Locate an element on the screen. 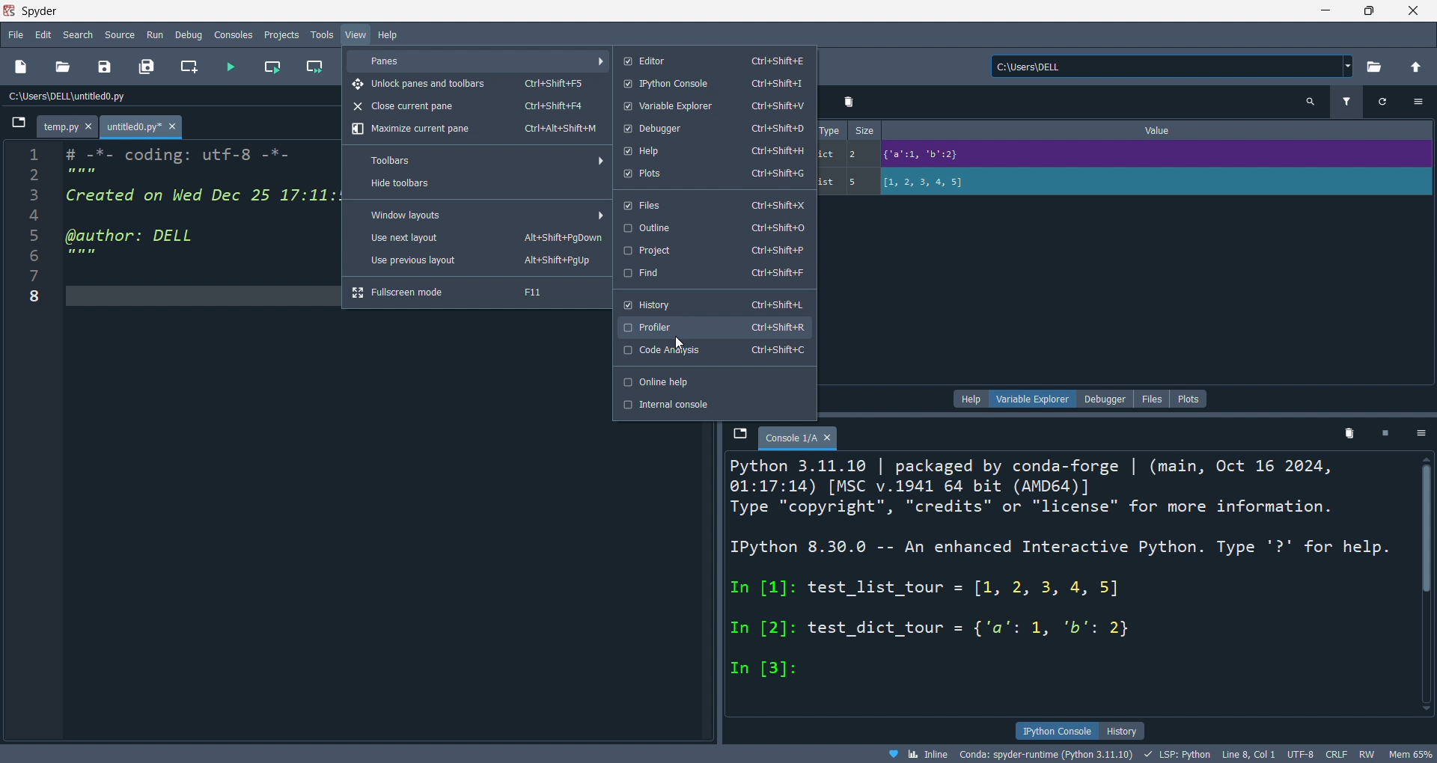 The image size is (1437, 763). fullscreen mode is located at coordinates (475, 292).